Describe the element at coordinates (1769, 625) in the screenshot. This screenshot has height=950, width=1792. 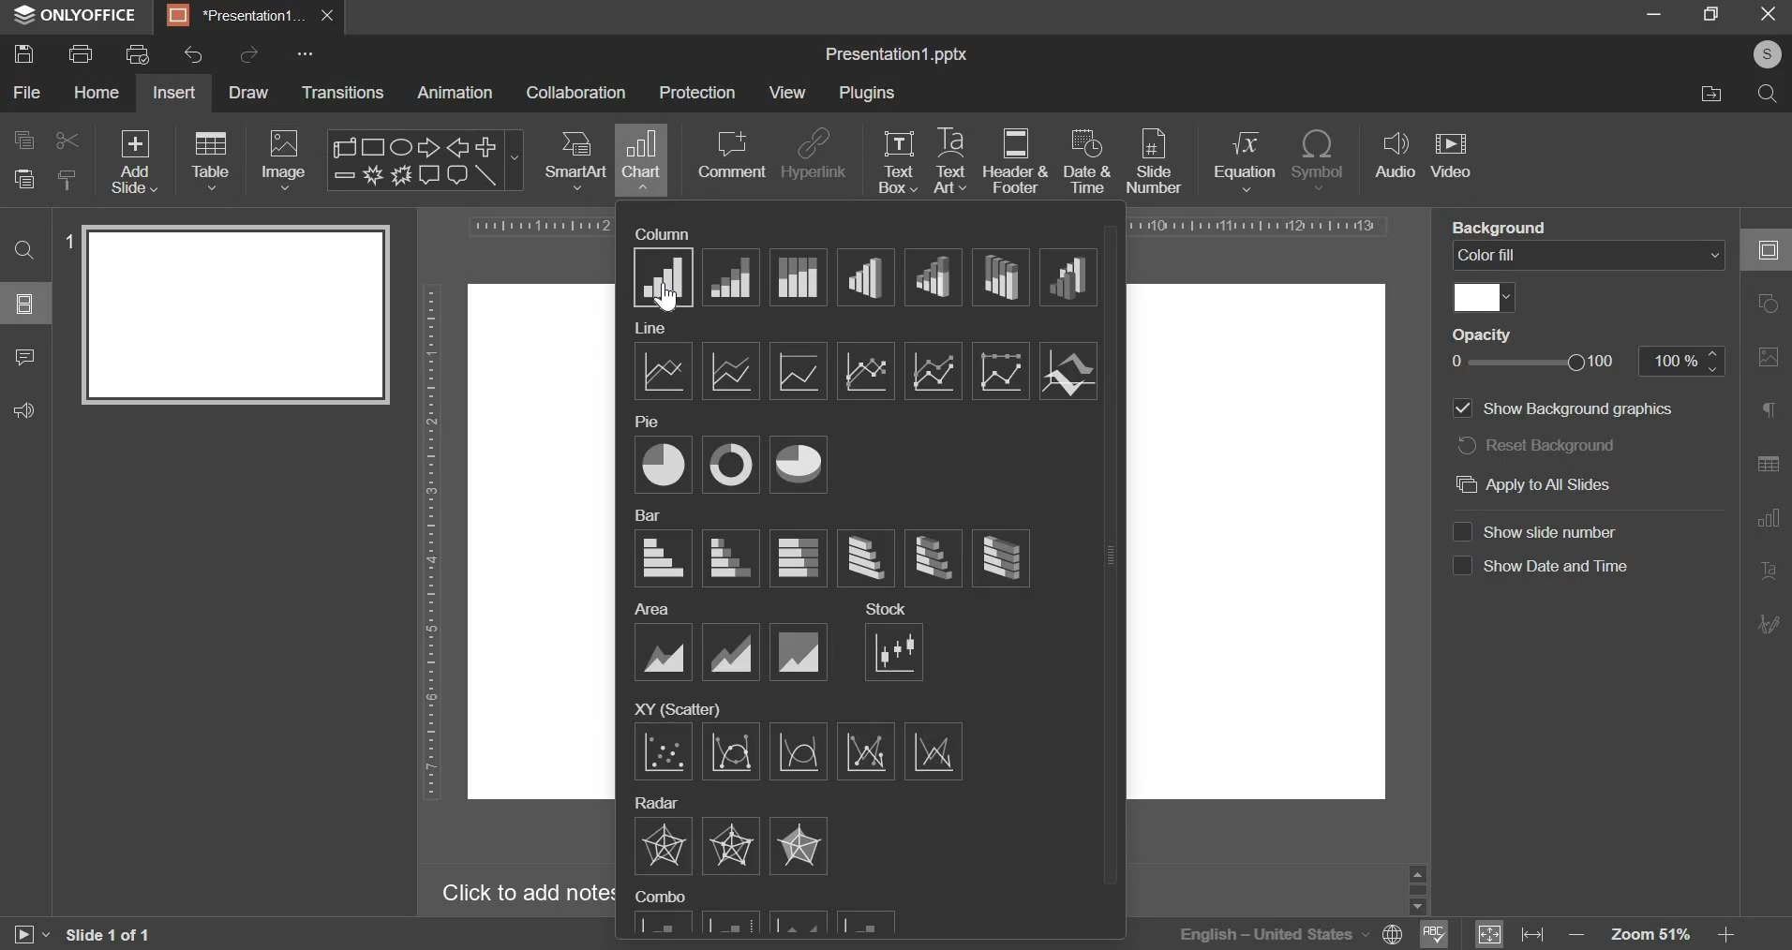
I see `signature` at that location.